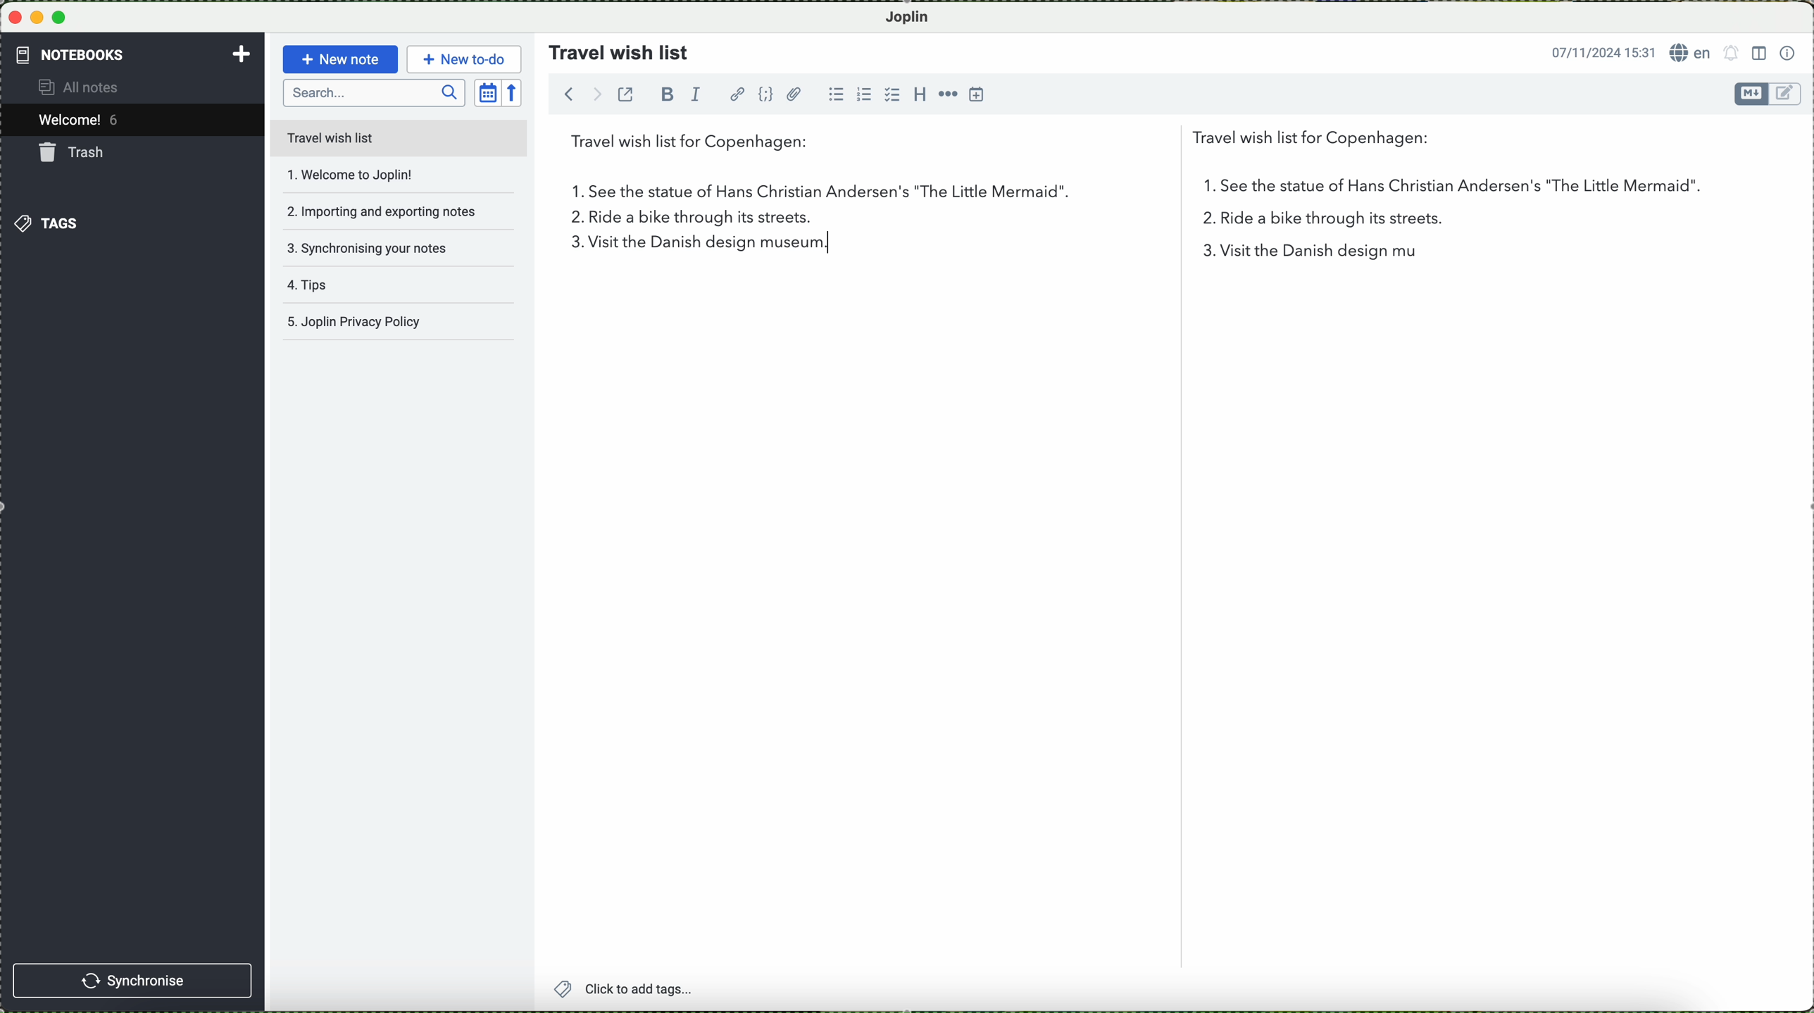  I want to click on heading, so click(918, 94).